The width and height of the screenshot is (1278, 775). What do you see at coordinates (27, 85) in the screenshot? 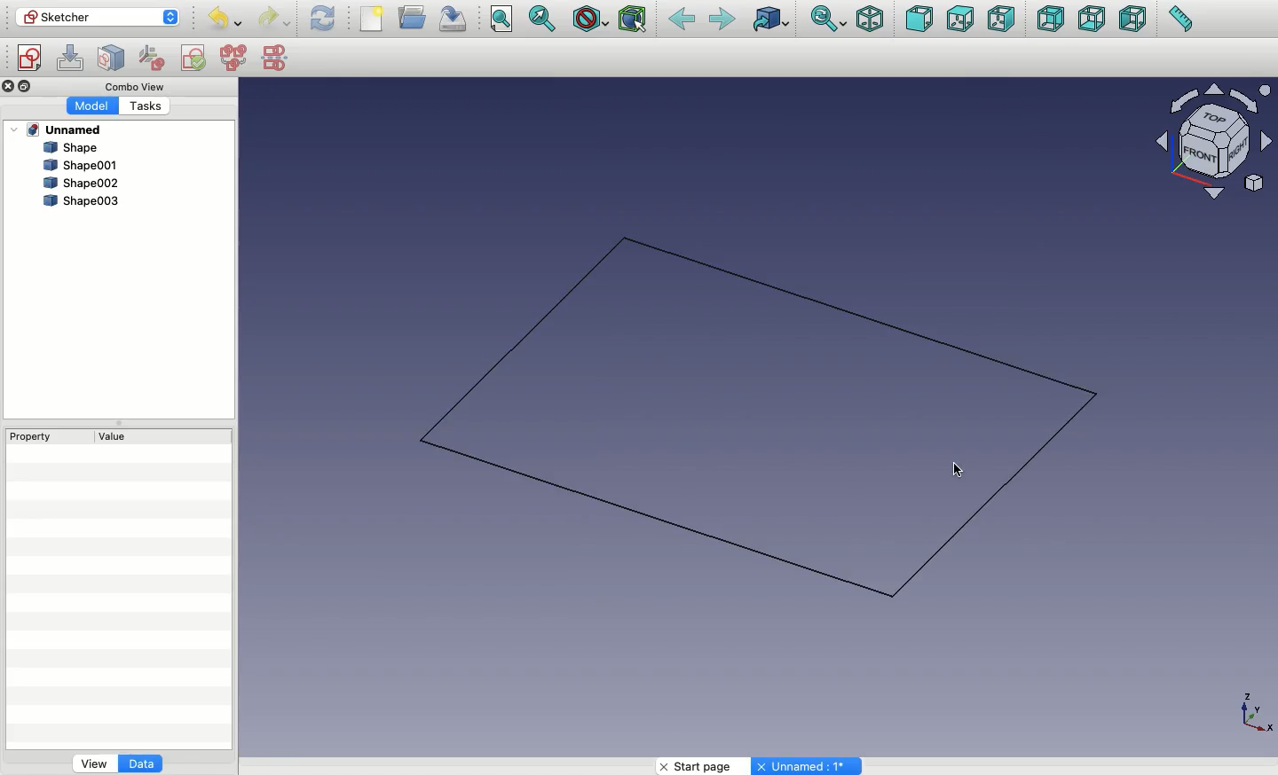
I see `Duplicate` at bounding box center [27, 85].